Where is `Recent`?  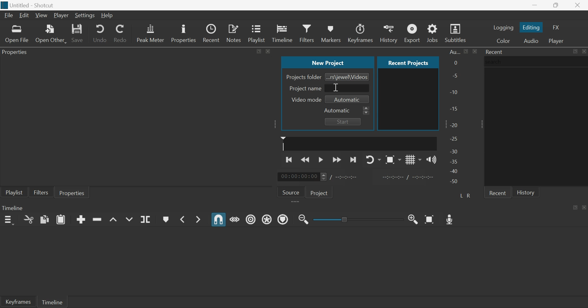
Recent is located at coordinates (498, 192).